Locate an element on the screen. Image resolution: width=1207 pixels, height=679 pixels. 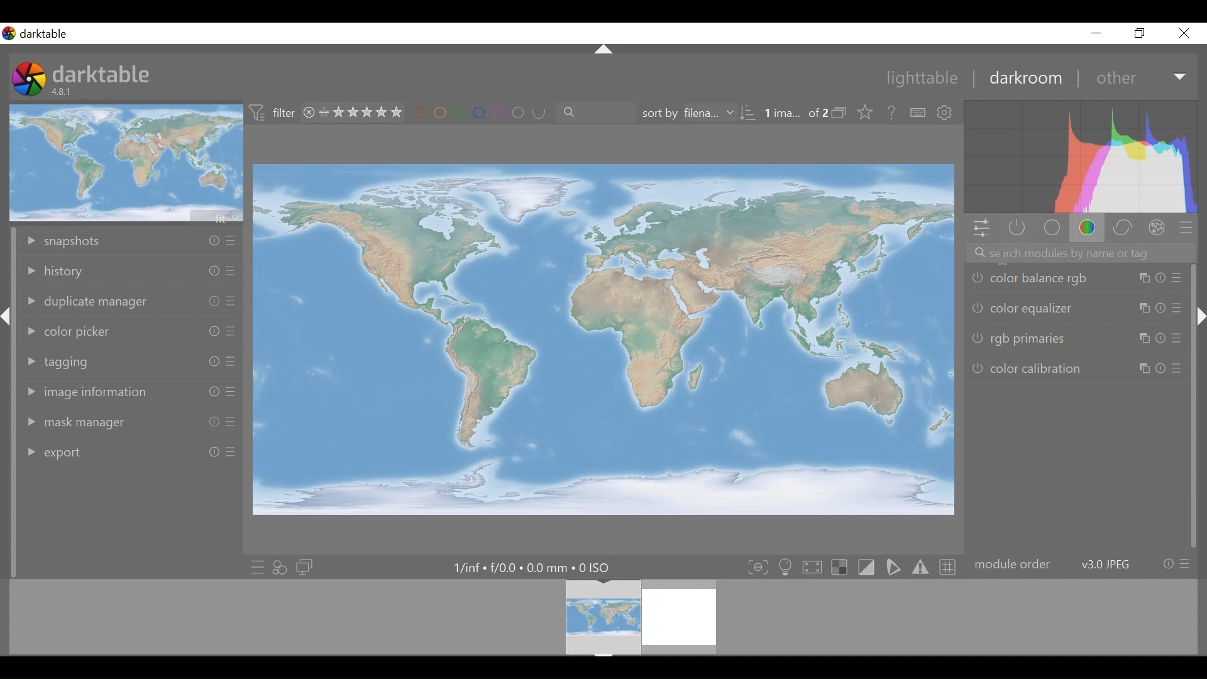
base is located at coordinates (1050, 228).